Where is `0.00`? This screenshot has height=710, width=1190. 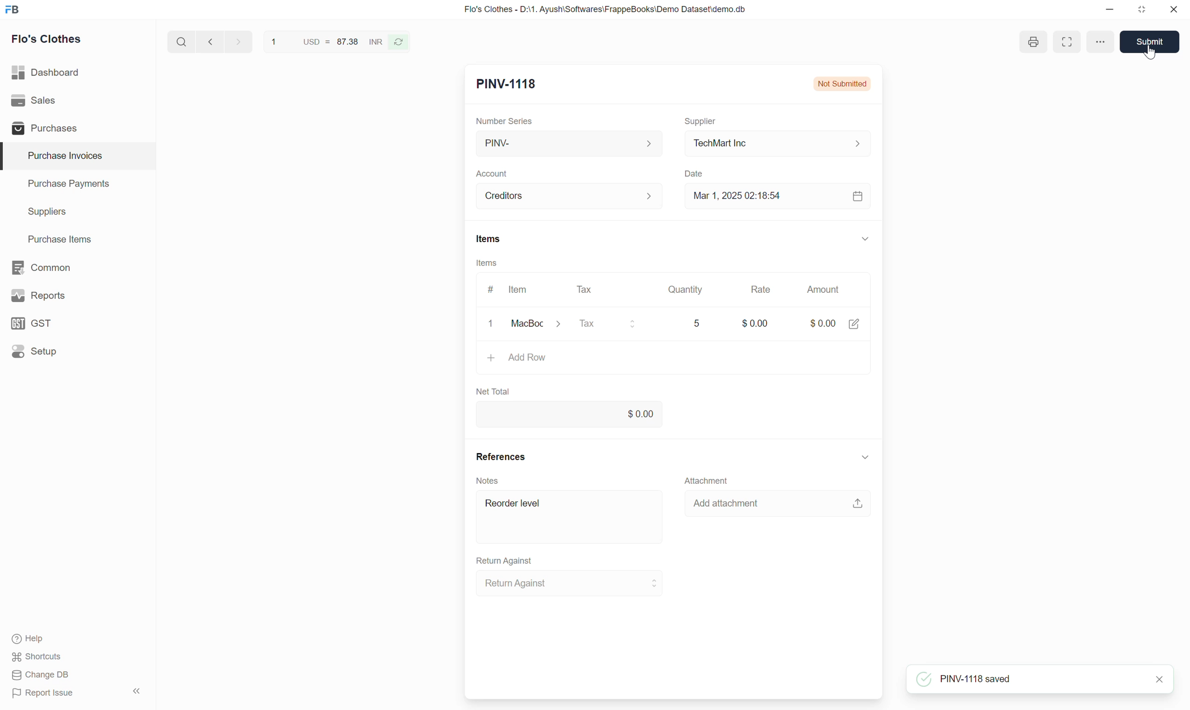 0.00 is located at coordinates (569, 413).